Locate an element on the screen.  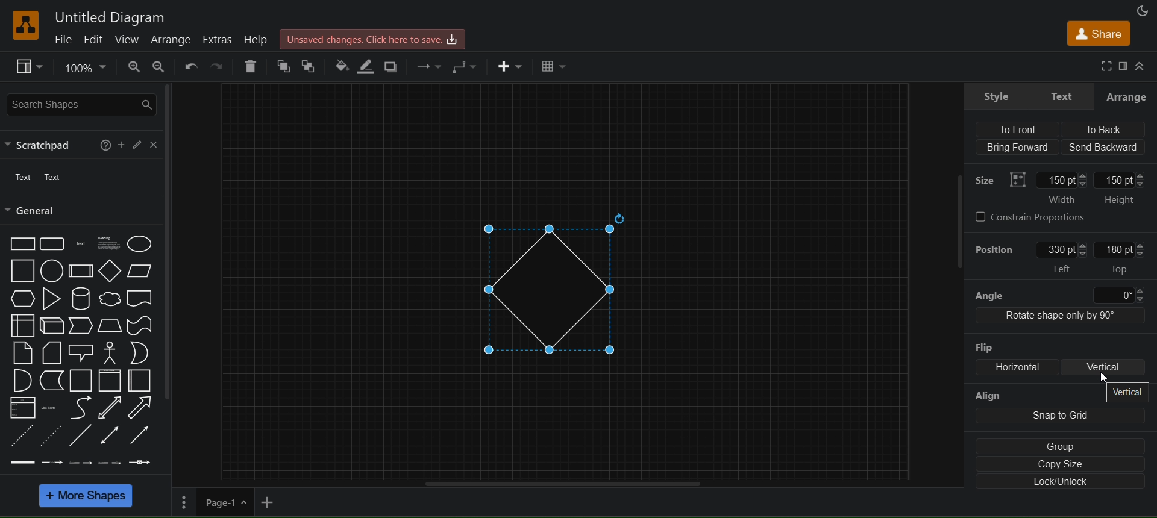
more shapes is located at coordinates (87, 495).